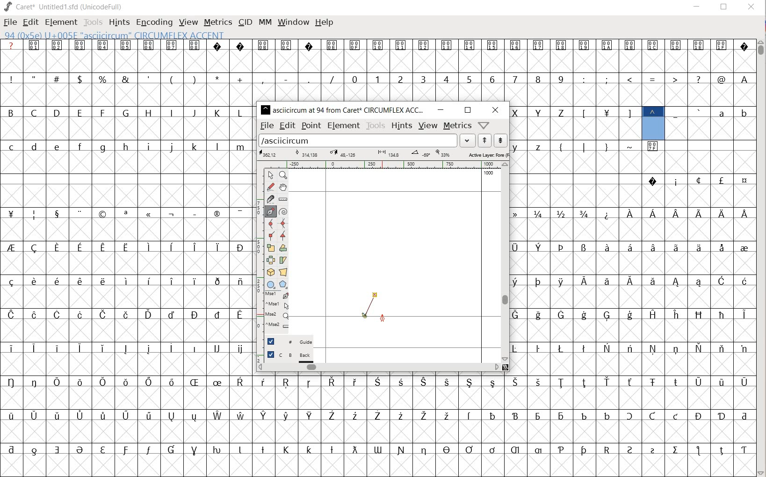 This screenshot has width=766, height=477. Describe the element at coordinates (148, 36) in the screenshot. I see `94 0xSe U+00SE "asciicircum CIRCUMFLEX ACCENT` at that location.